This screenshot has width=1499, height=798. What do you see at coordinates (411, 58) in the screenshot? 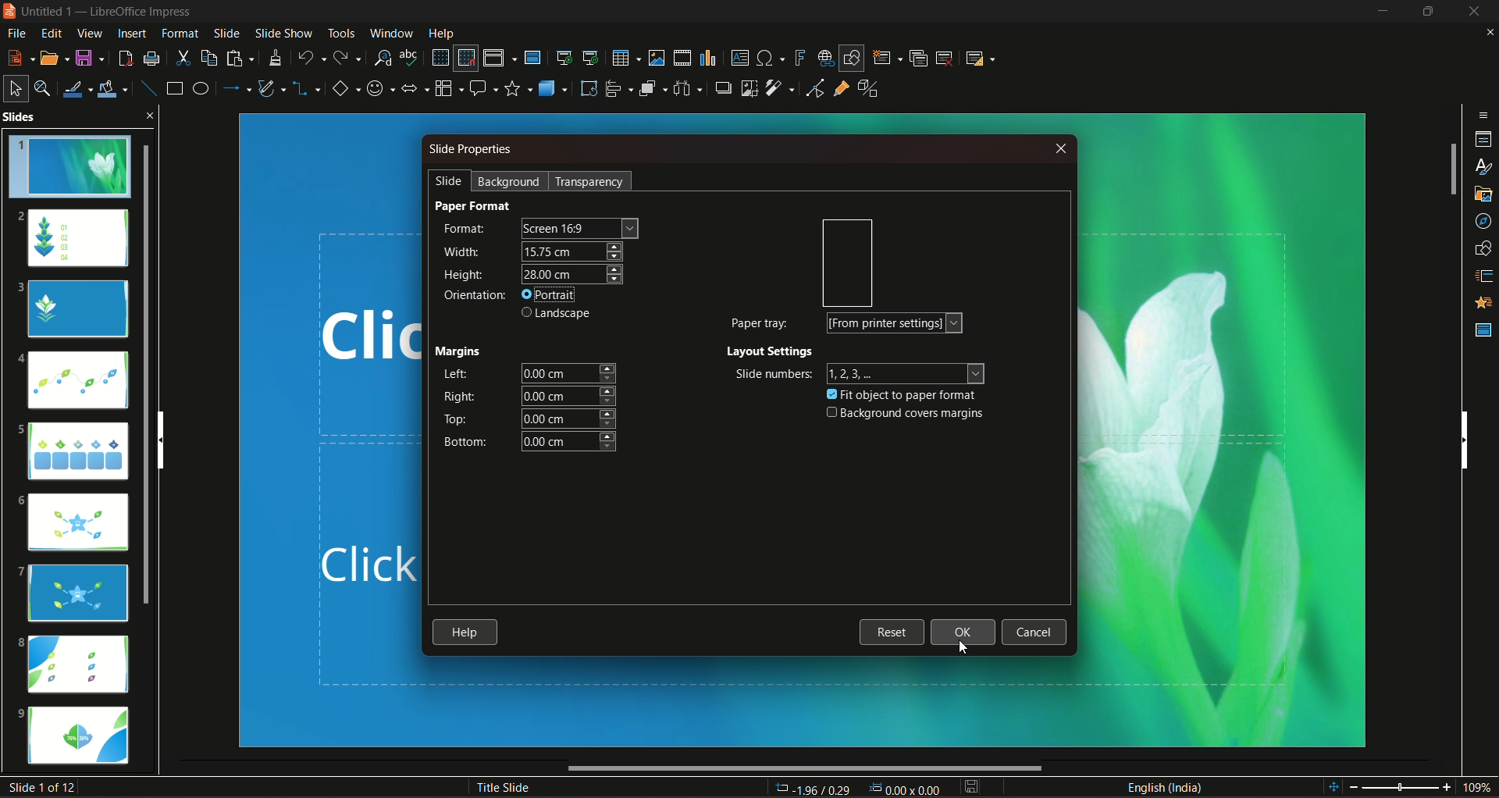
I see `spelling` at bounding box center [411, 58].